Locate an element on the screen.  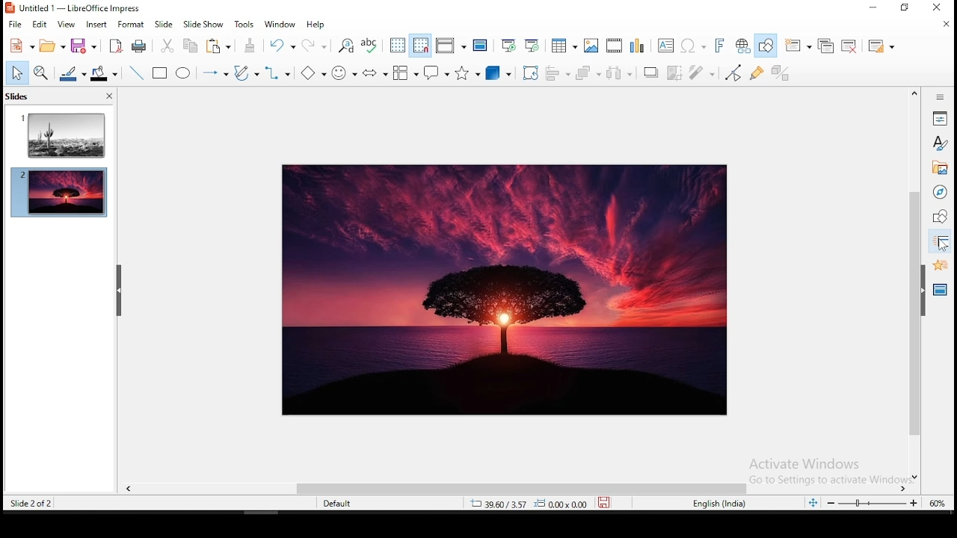
paste is located at coordinates (253, 46).